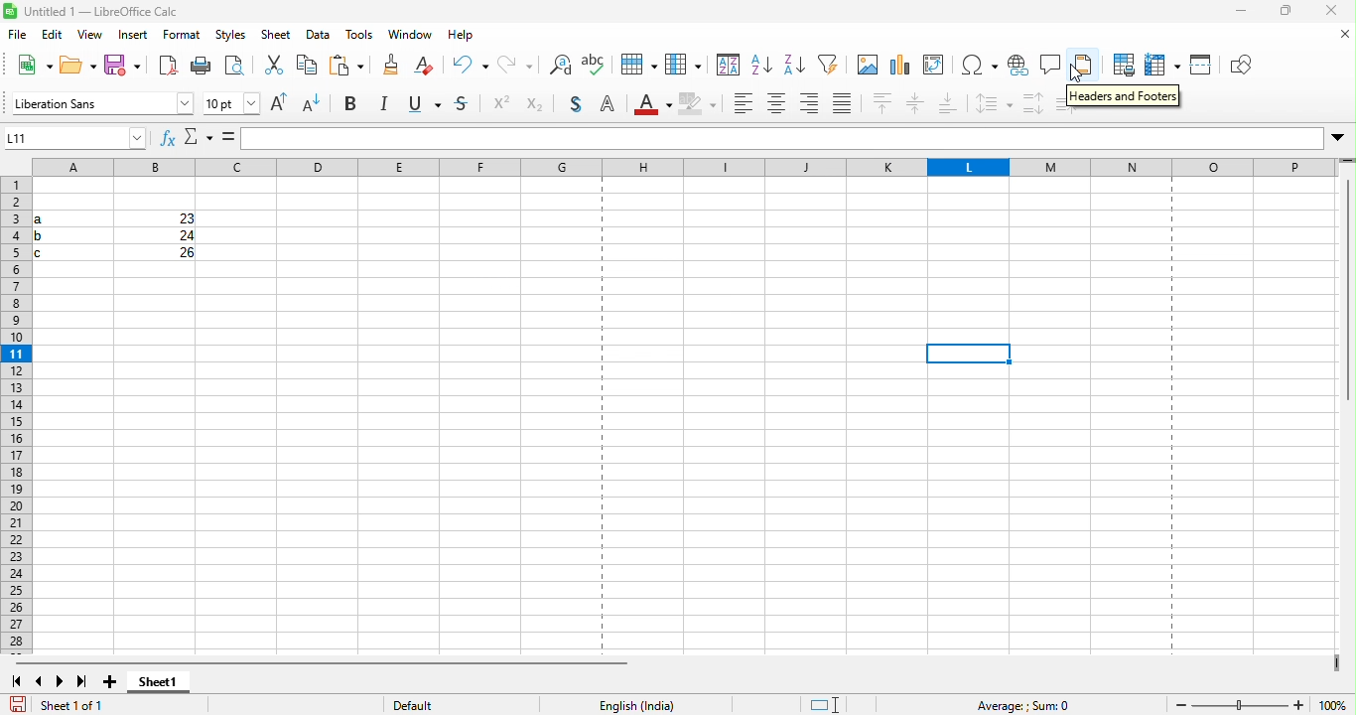 This screenshot has height=715, width=1356. What do you see at coordinates (321, 657) in the screenshot?
I see `horizontal scroll bar` at bounding box center [321, 657].